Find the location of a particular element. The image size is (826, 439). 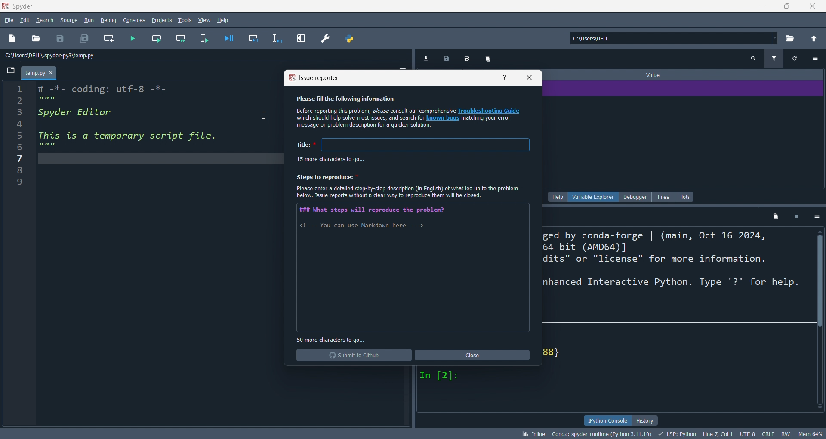

debug line is located at coordinates (278, 39).